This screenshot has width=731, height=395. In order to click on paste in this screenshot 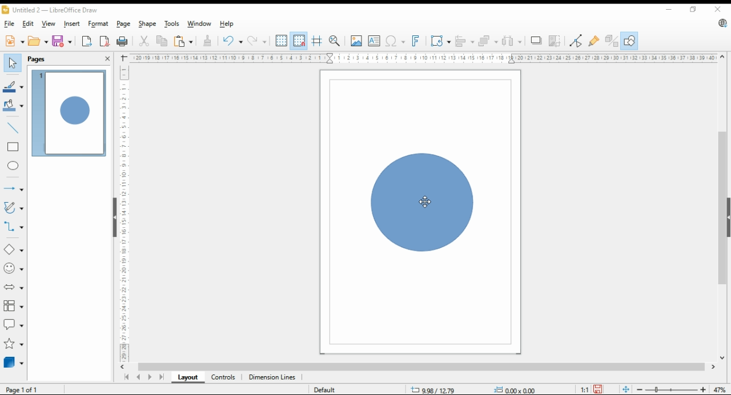, I will do `click(183, 42)`.